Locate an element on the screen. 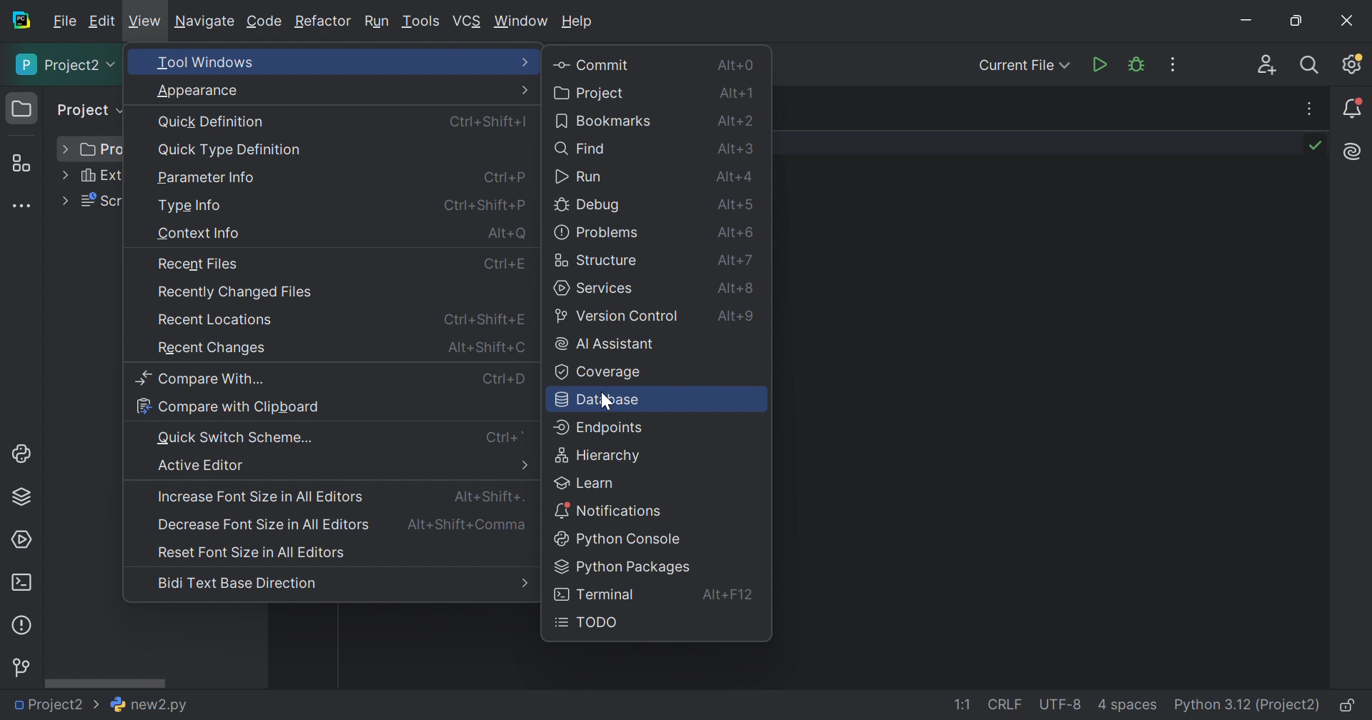 This screenshot has height=720, width=1372. Notifications is located at coordinates (1353, 108).